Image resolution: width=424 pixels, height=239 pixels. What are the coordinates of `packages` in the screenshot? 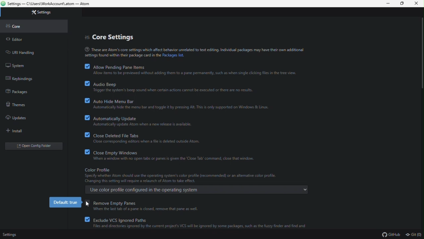 It's located at (18, 90).